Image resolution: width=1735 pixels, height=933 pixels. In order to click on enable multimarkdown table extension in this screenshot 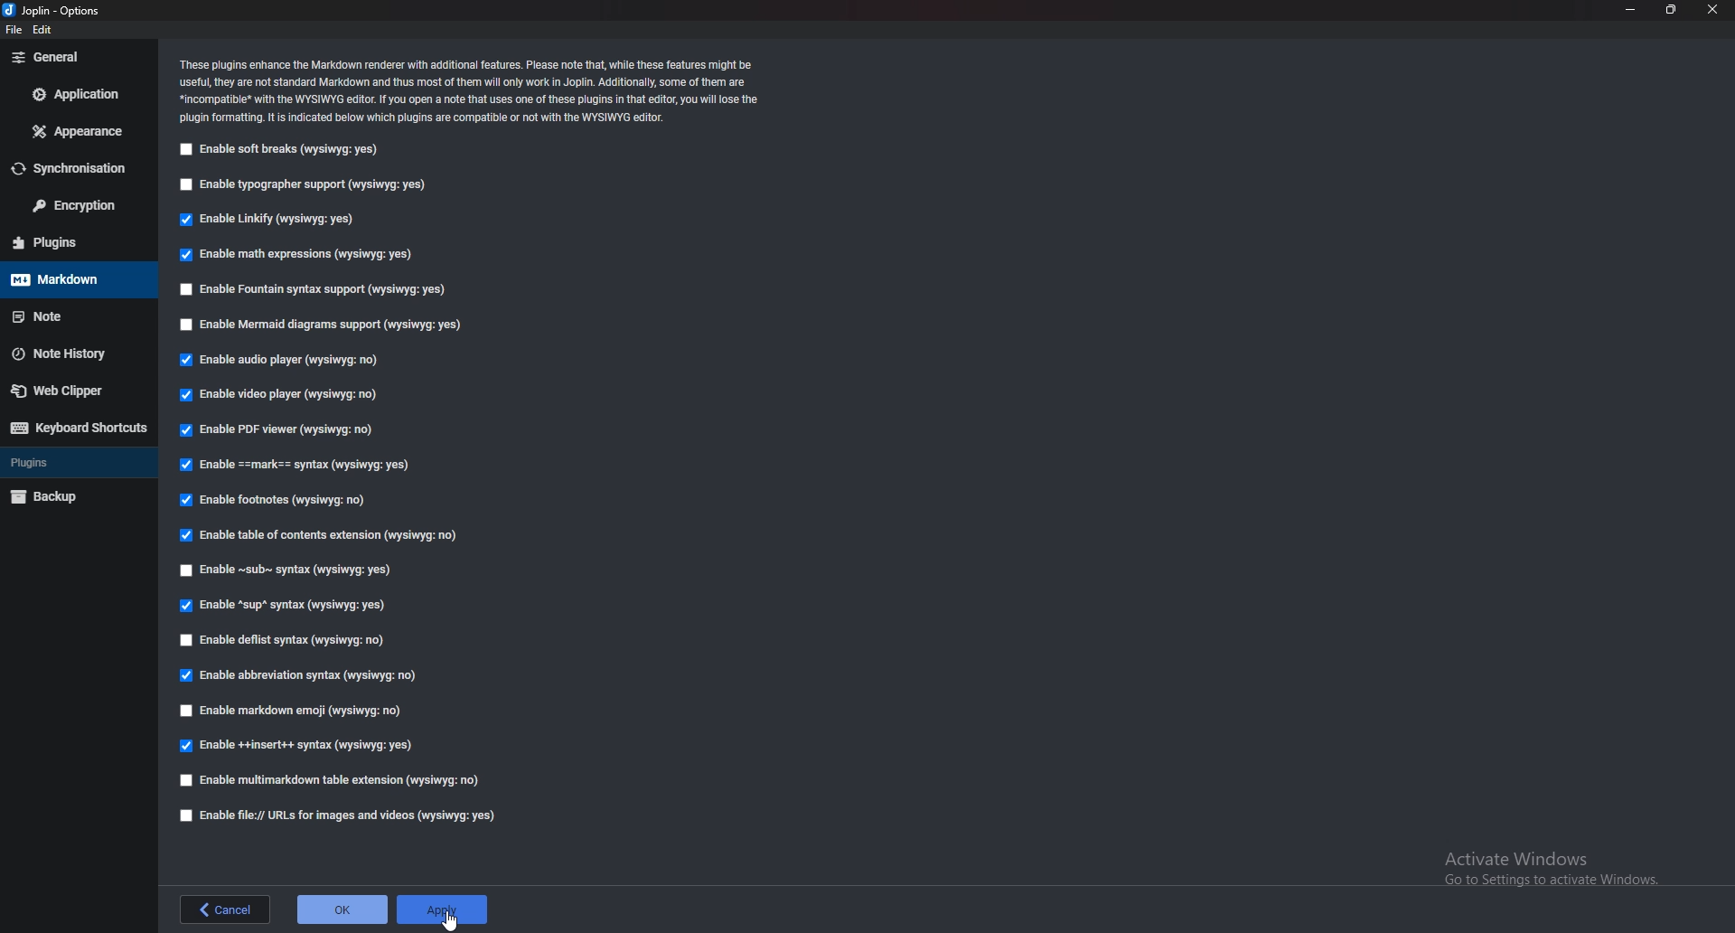, I will do `click(333, 781)`.